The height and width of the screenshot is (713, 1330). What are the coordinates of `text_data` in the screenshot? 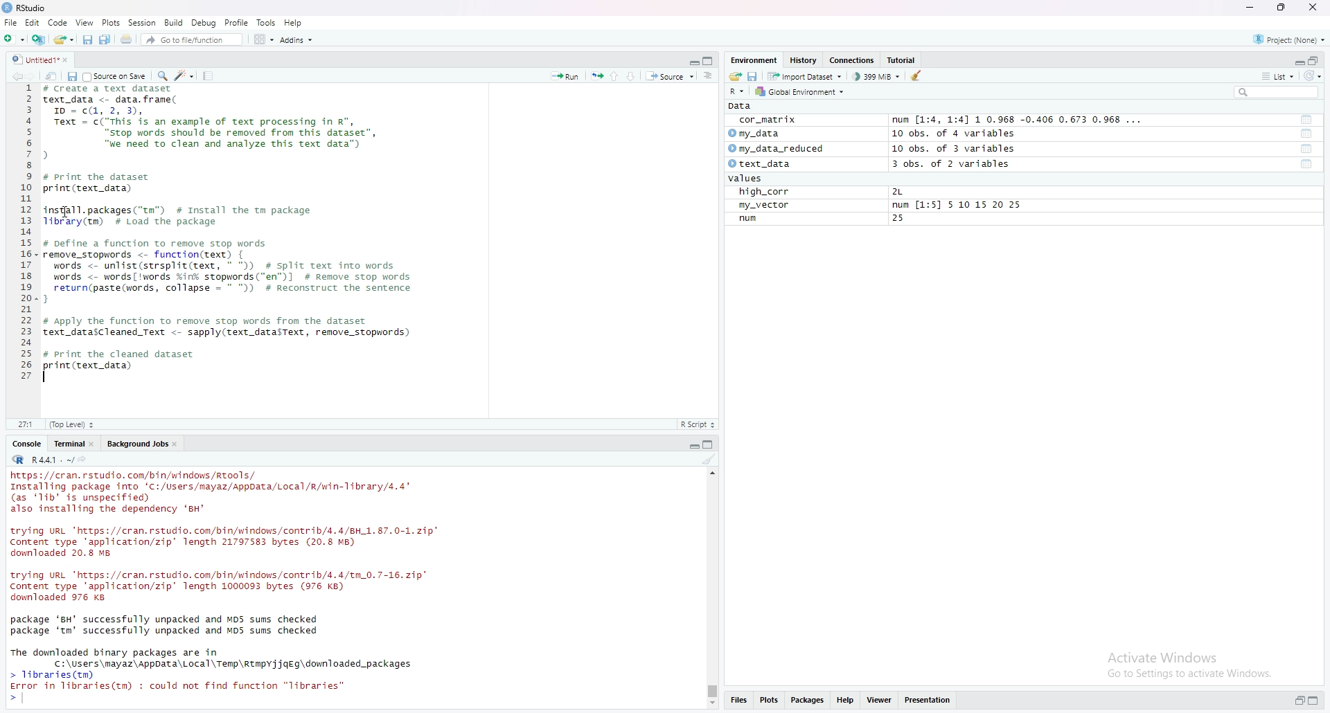 It's located at (757, 164).